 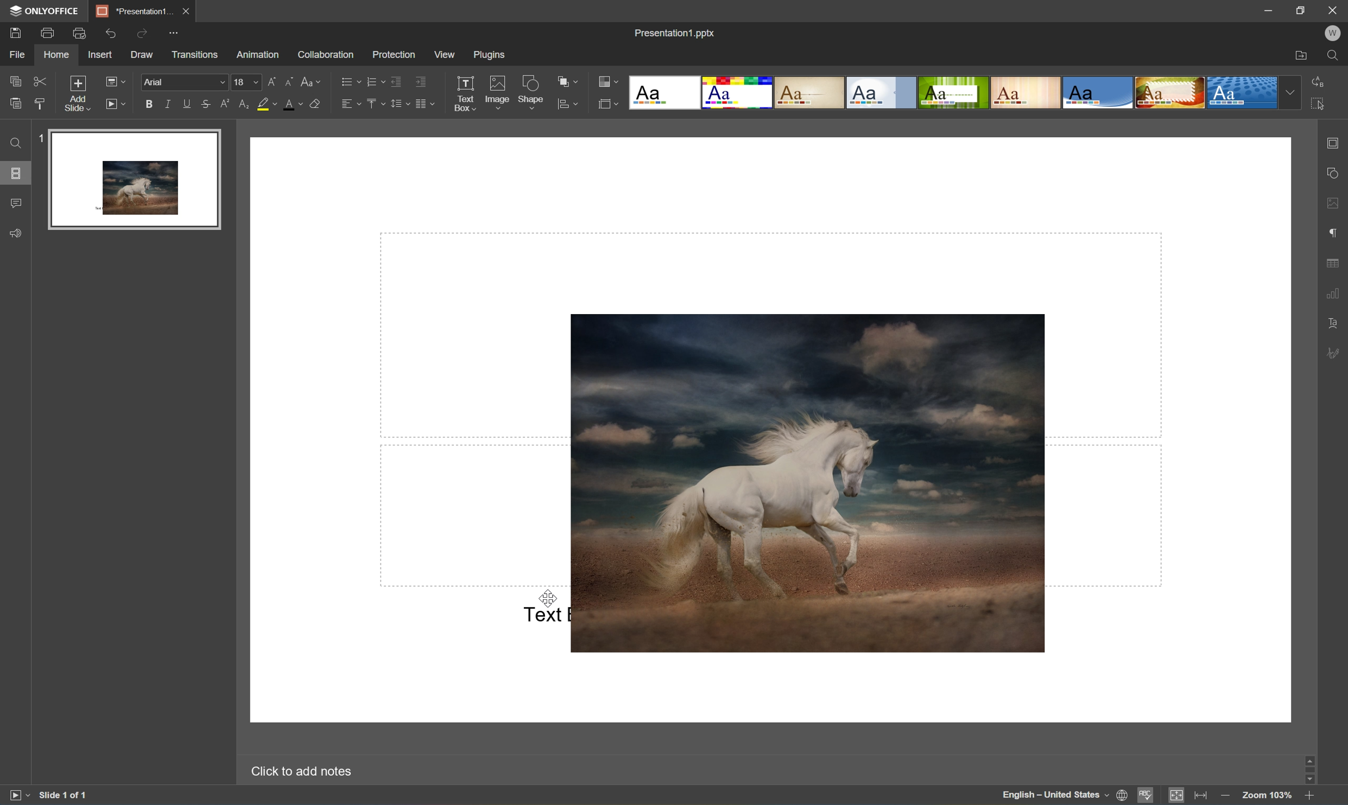 I want to click on Customize quick access toolbar, so click(x=174, y=35).